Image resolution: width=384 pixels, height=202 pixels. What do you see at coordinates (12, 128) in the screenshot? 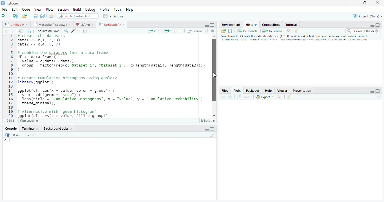
I see `Console` at bounding box center [12, 128].